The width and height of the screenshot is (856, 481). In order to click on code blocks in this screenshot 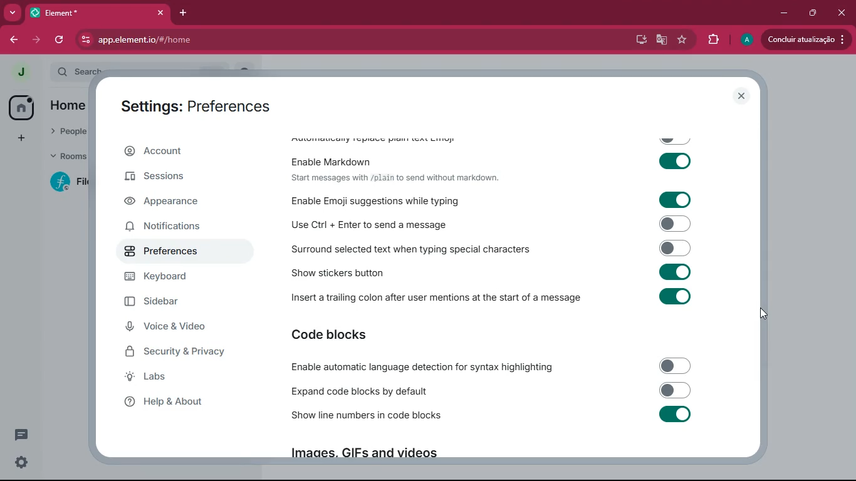, I will do `click(341, 335)`.